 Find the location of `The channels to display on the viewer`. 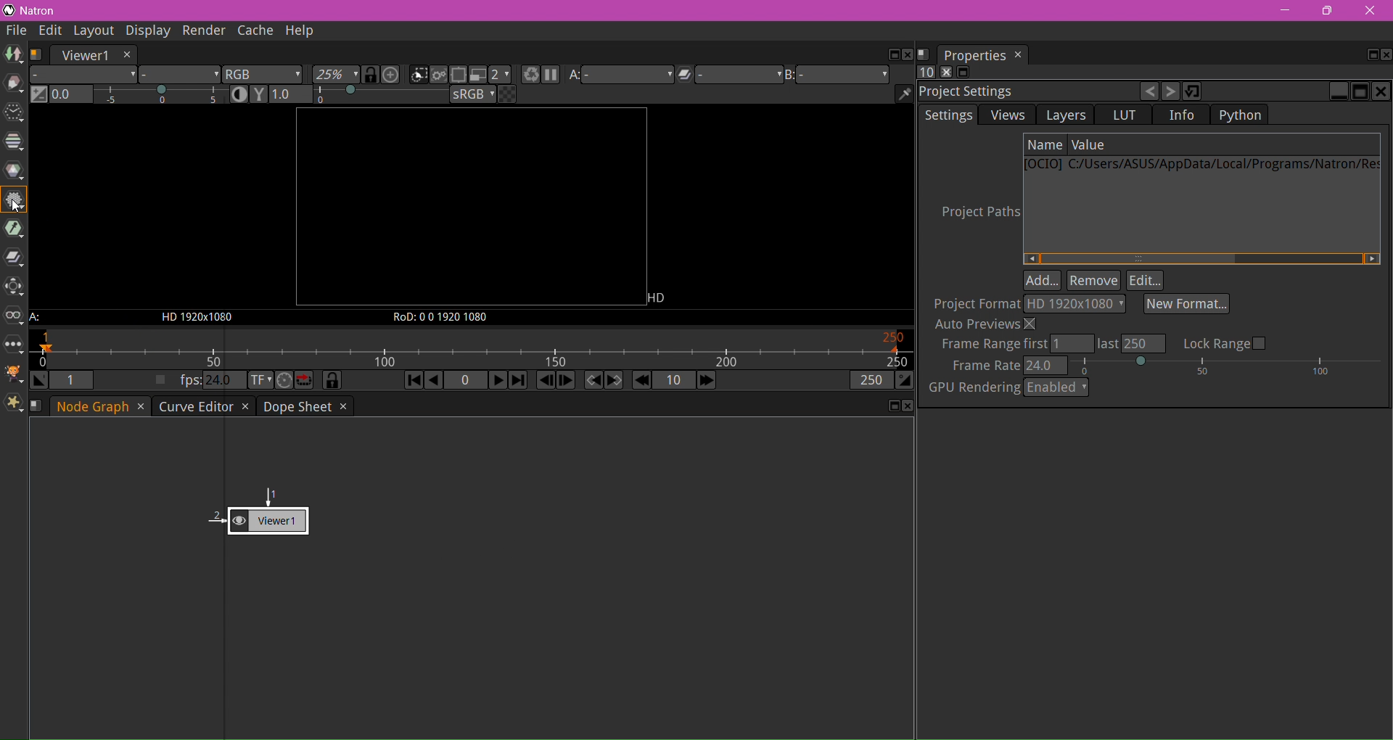

The channels to display on the viewer is located at coordinates (263, 75).